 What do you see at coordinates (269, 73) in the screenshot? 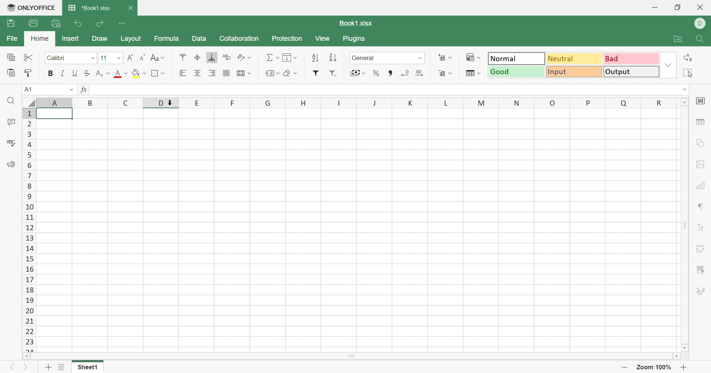
I see `Named ranges` at bounding box center [269, 73].